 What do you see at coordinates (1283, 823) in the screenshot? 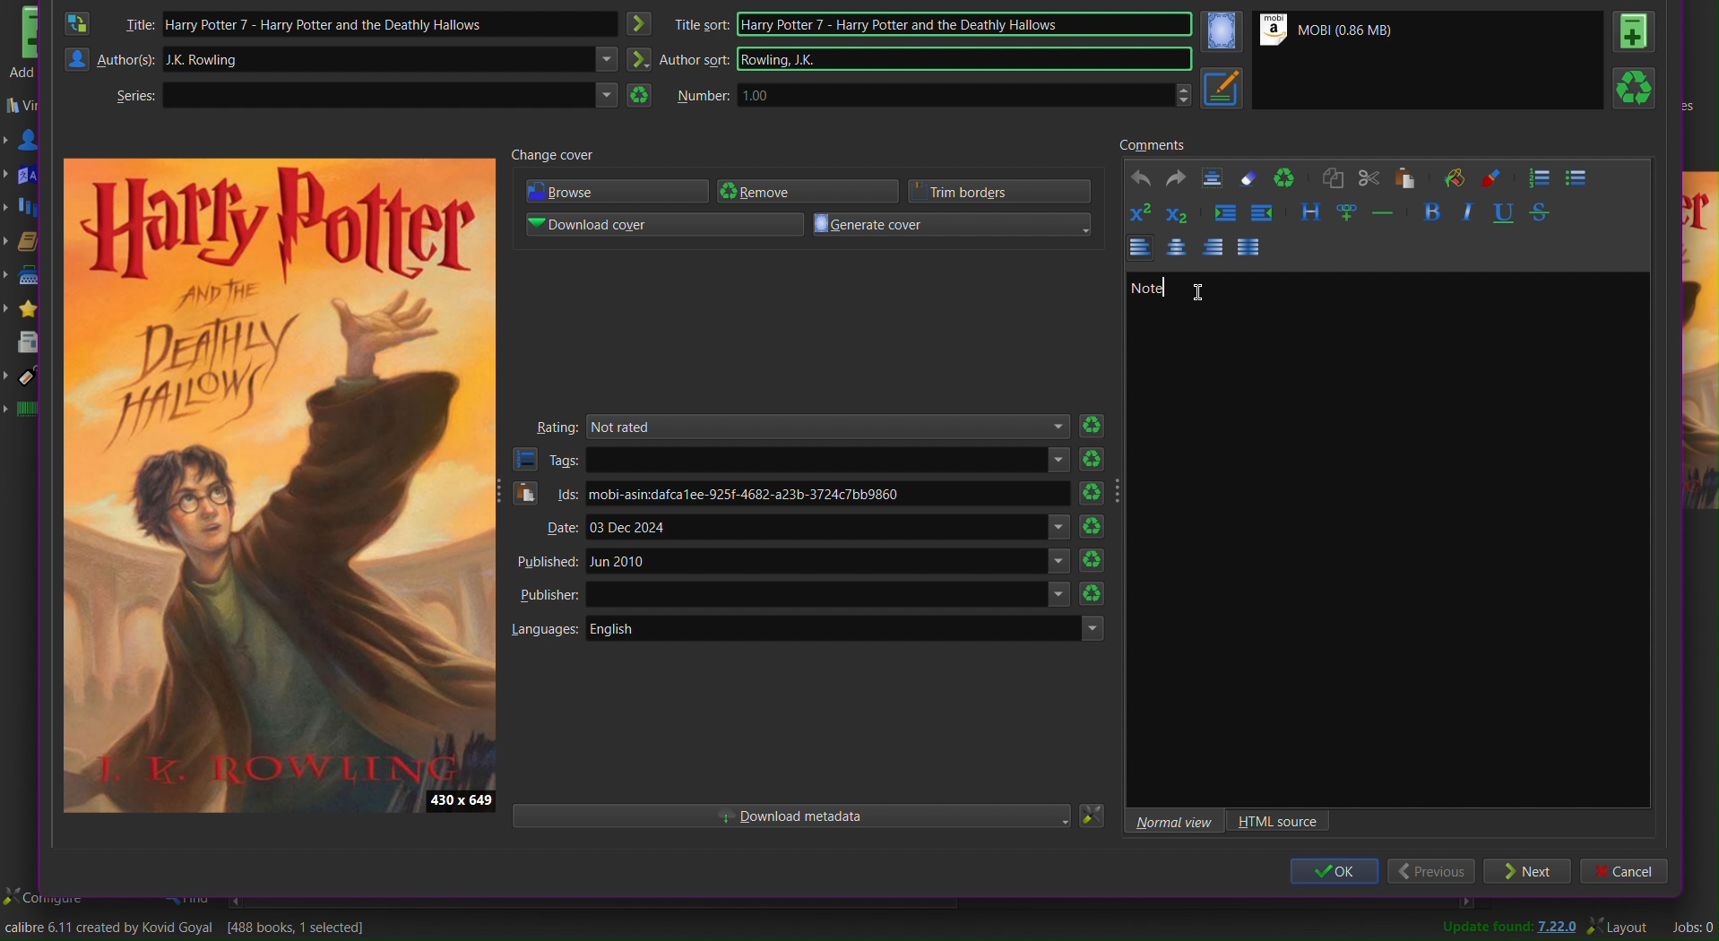
I see `HTML source` at bounding box center [1283, 823].